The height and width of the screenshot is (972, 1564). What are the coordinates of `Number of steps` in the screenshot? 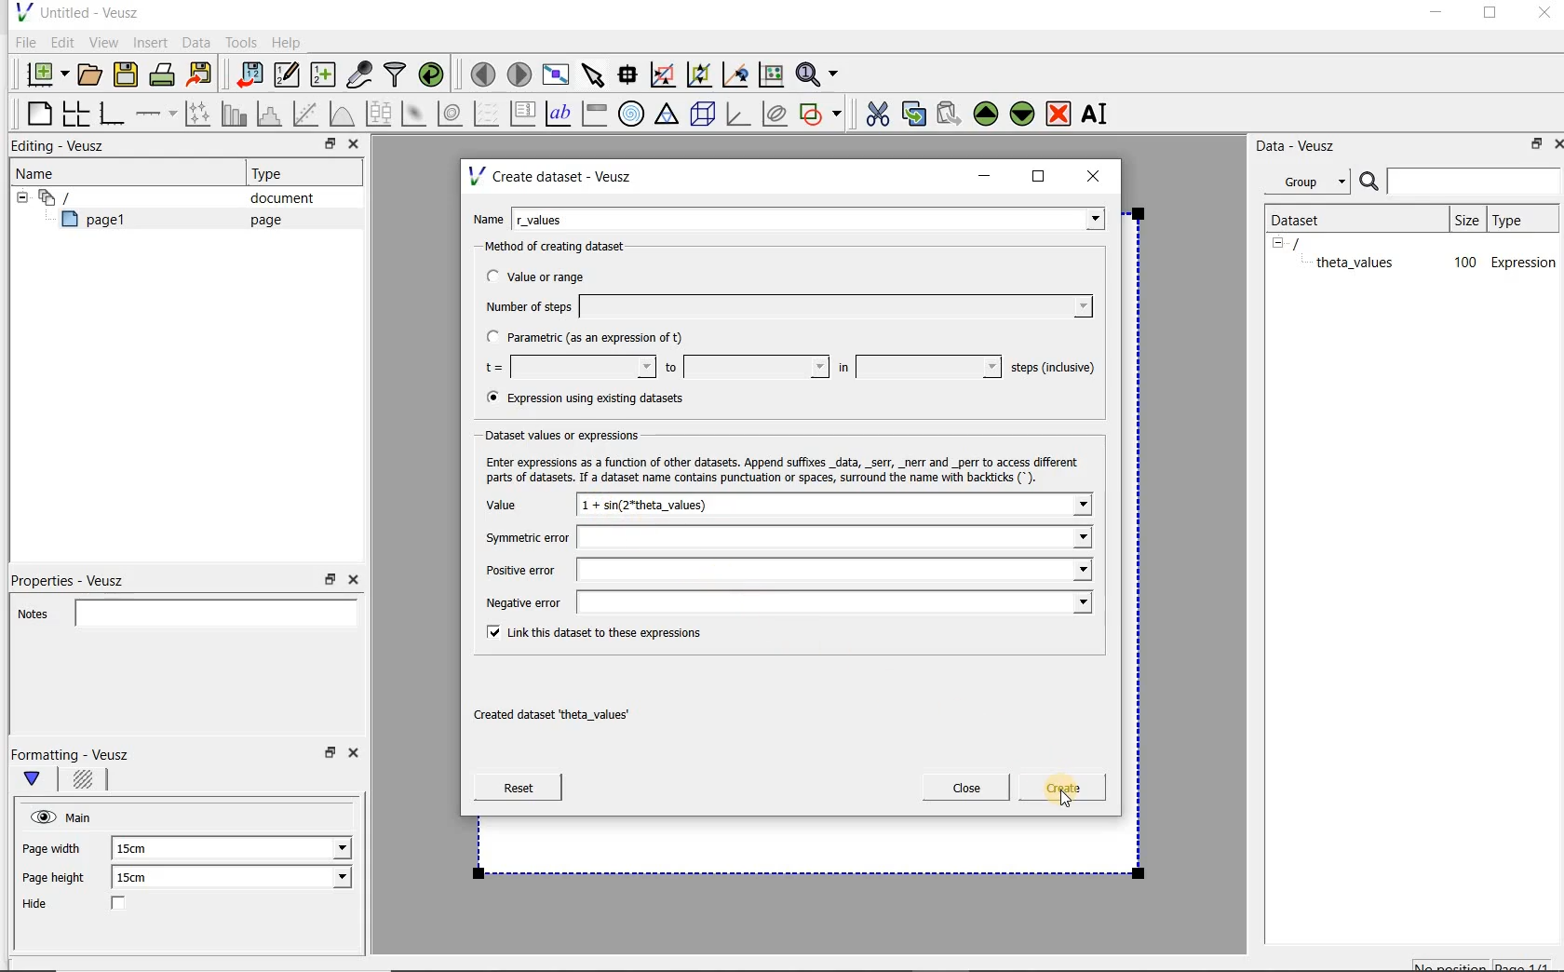 It's located at (783, 306).